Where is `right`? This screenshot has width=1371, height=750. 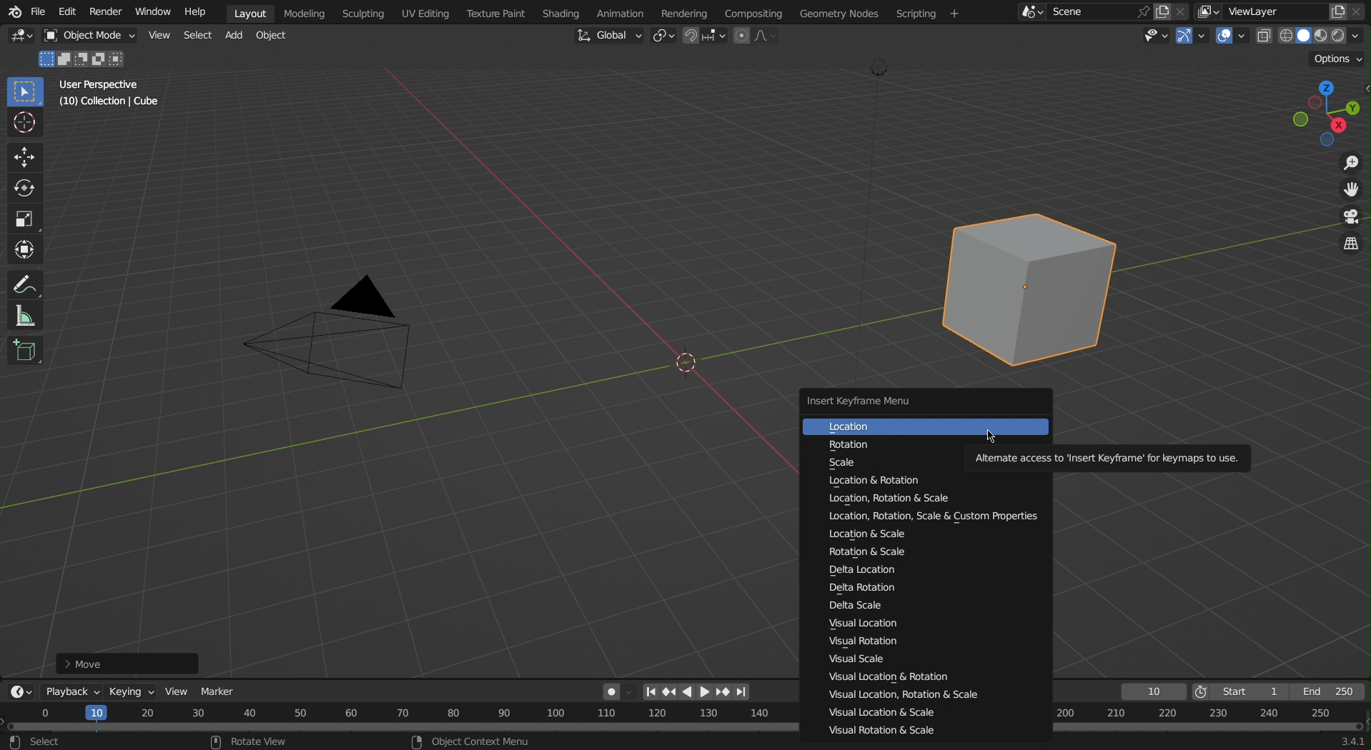
right is located at coordinates (706, 691).